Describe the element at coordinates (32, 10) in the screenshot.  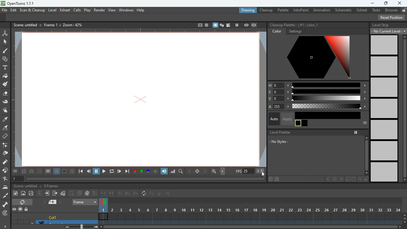
I see `scan & cleanup` at that location.